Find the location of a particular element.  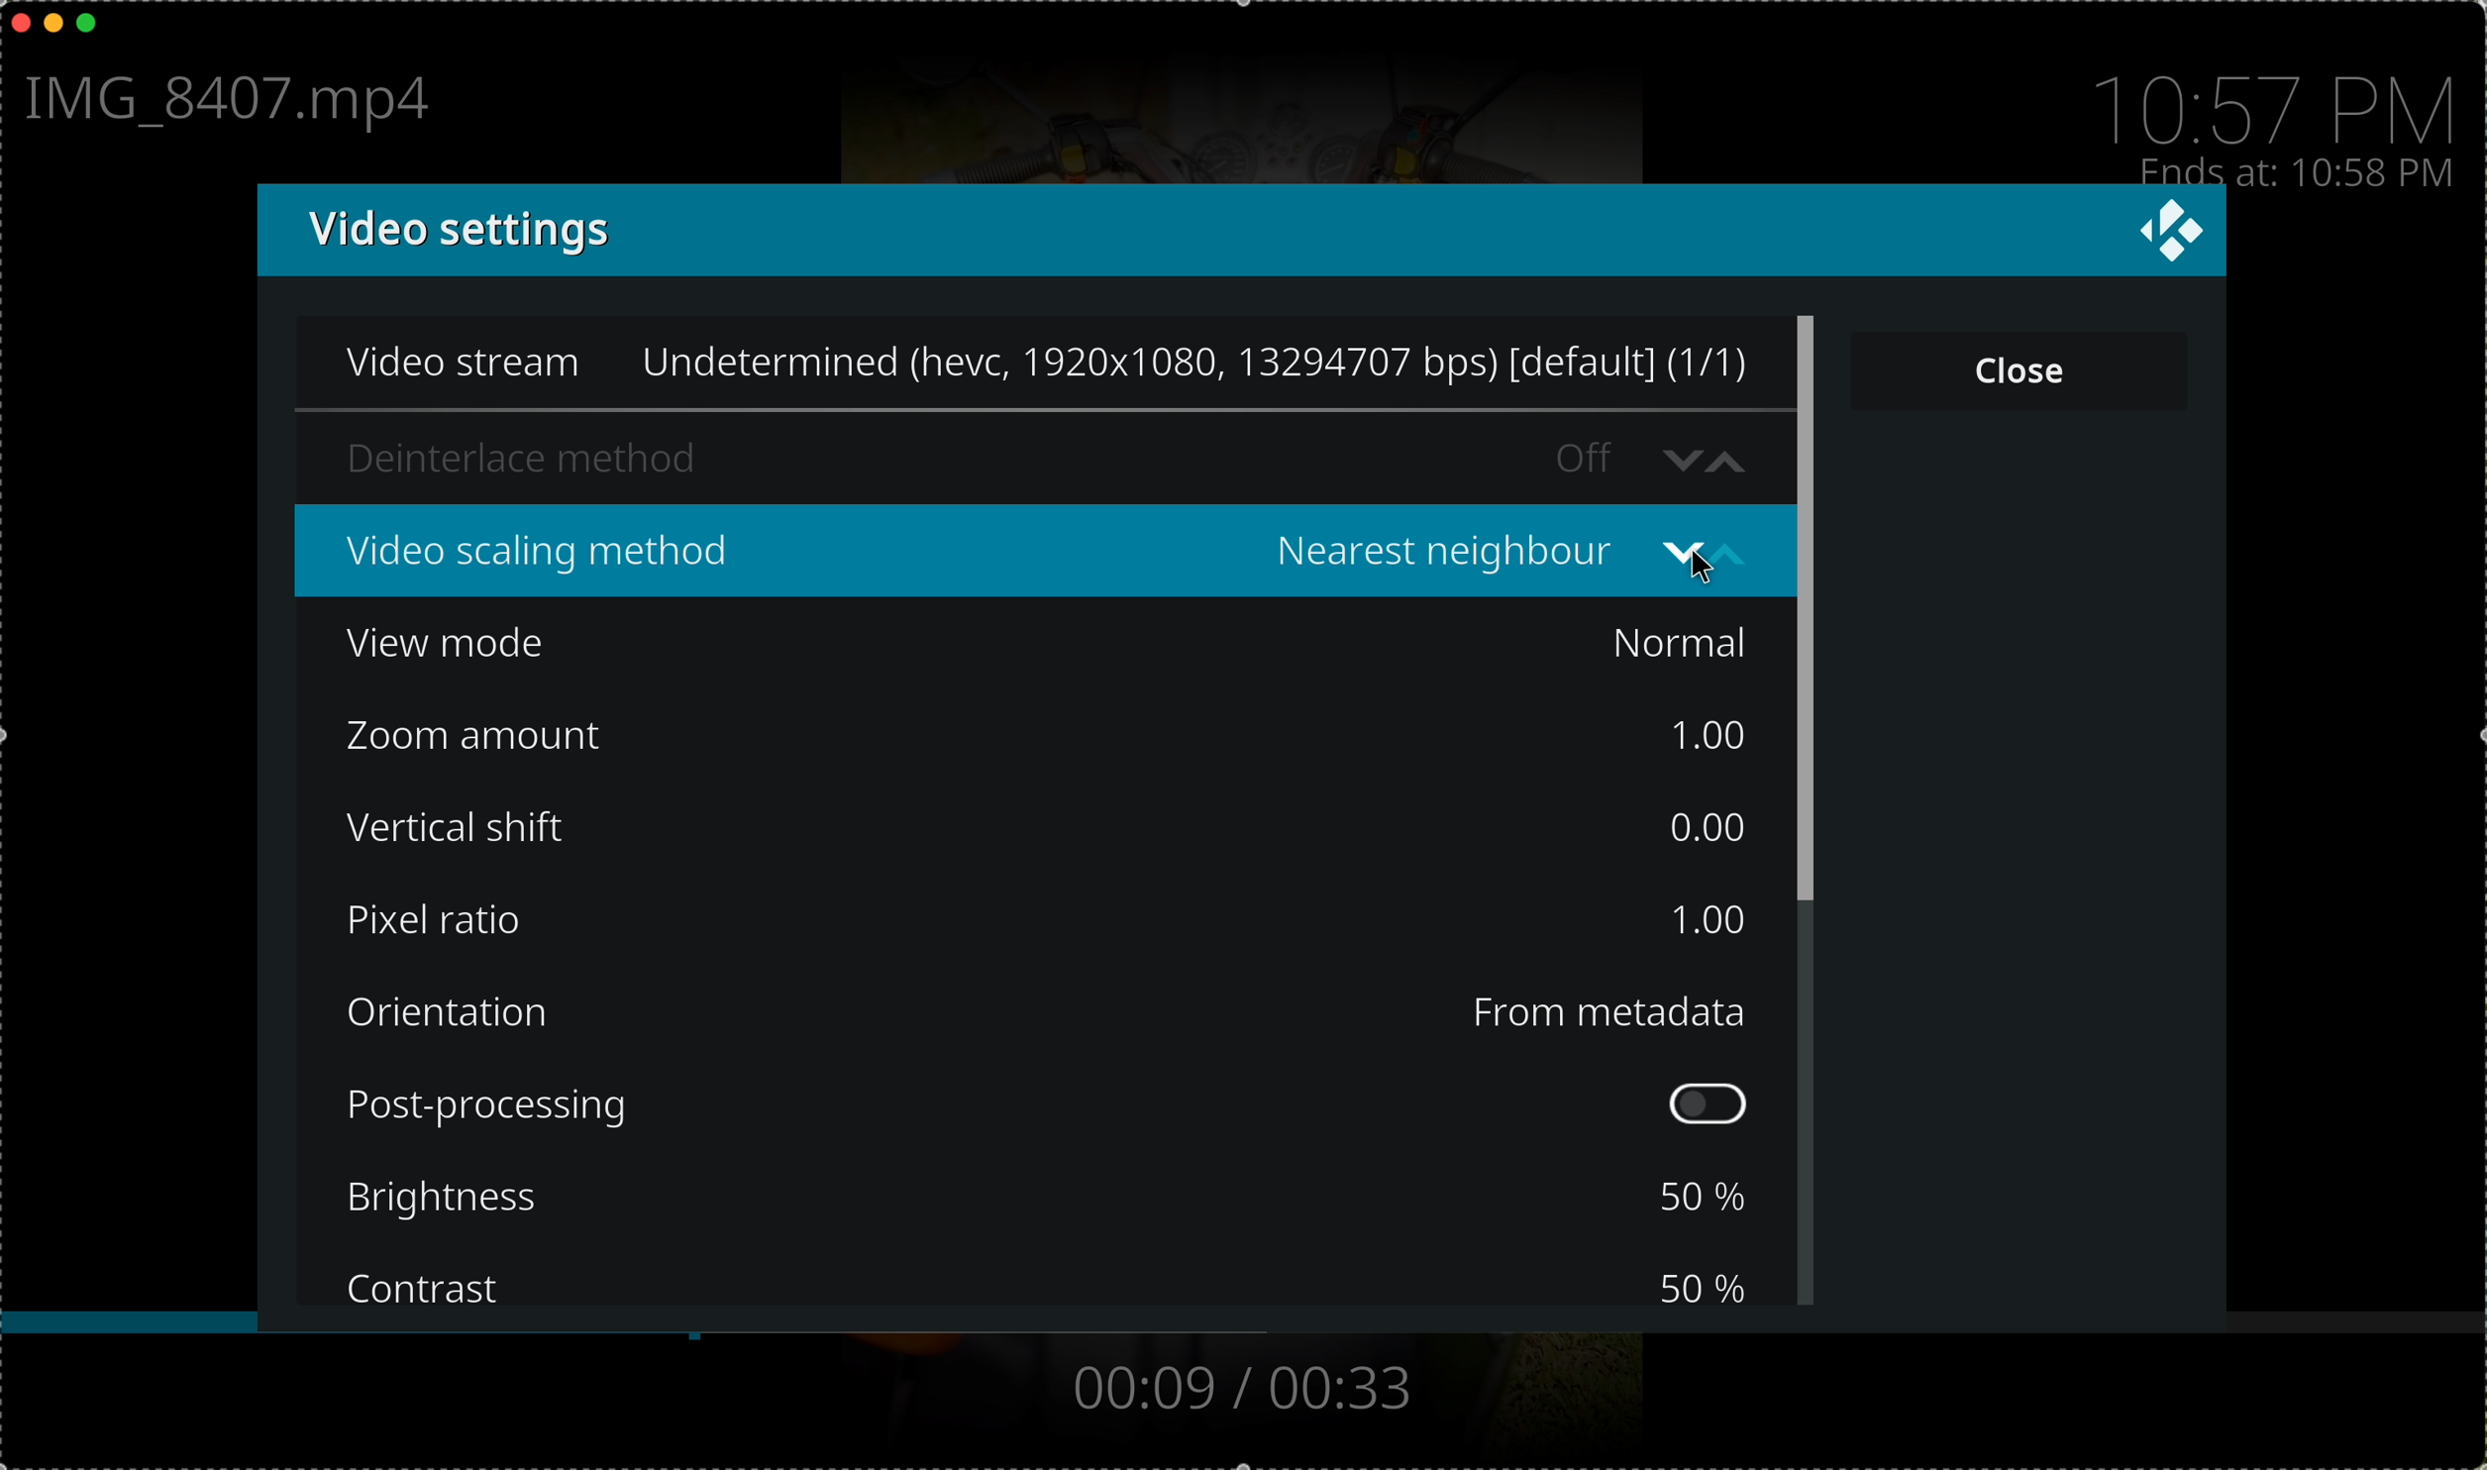

pixel ratio 1.00 is located at coordinates (1046, 922).